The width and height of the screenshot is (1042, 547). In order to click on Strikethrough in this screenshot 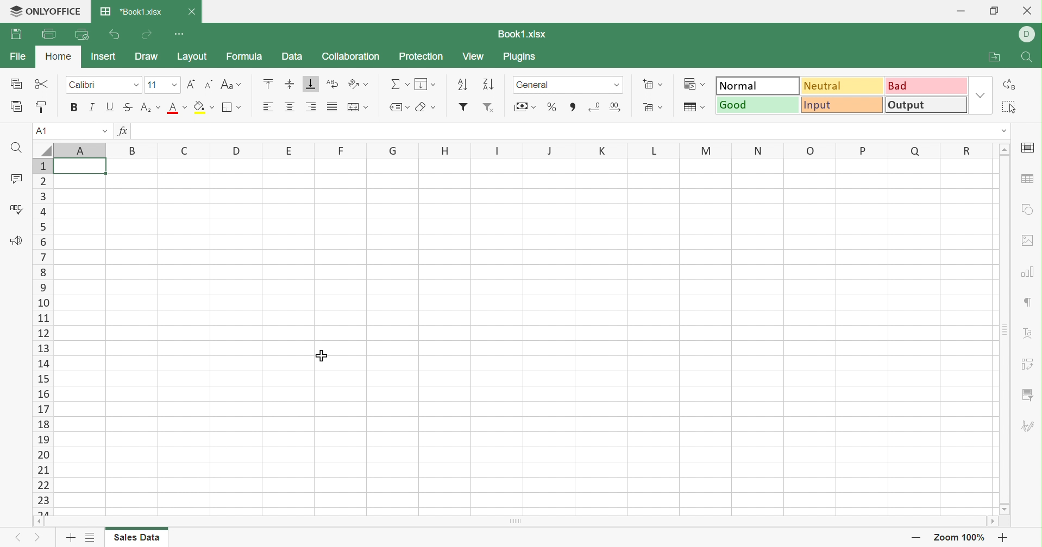, I will do `click(127, 106)`.